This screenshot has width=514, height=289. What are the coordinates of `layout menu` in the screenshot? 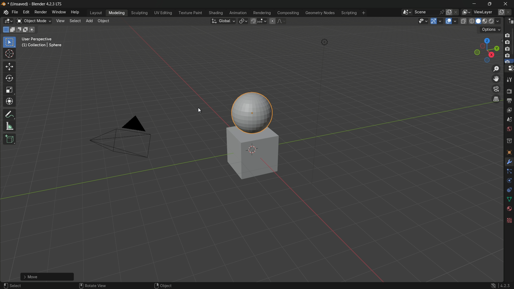 It's located at (95, 13).